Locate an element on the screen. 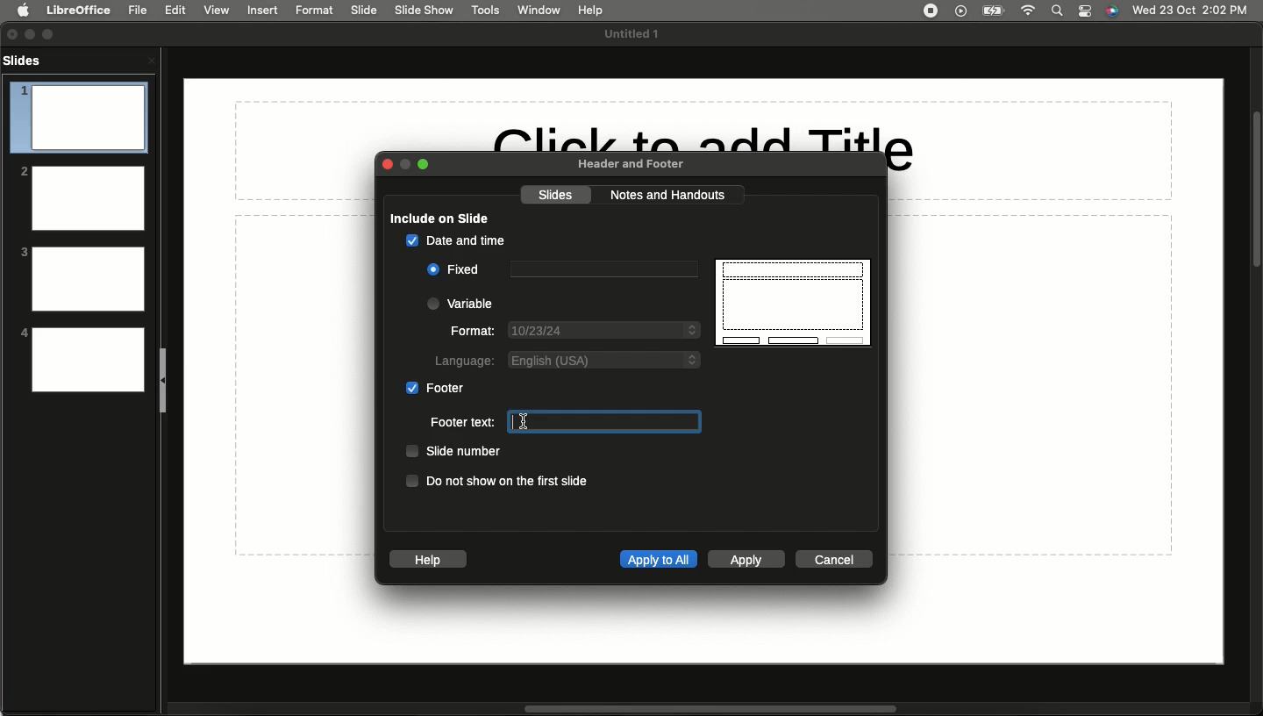 The width and height of the screenshot is (1263, 716). Scroll is located at coordinates (706, 709).